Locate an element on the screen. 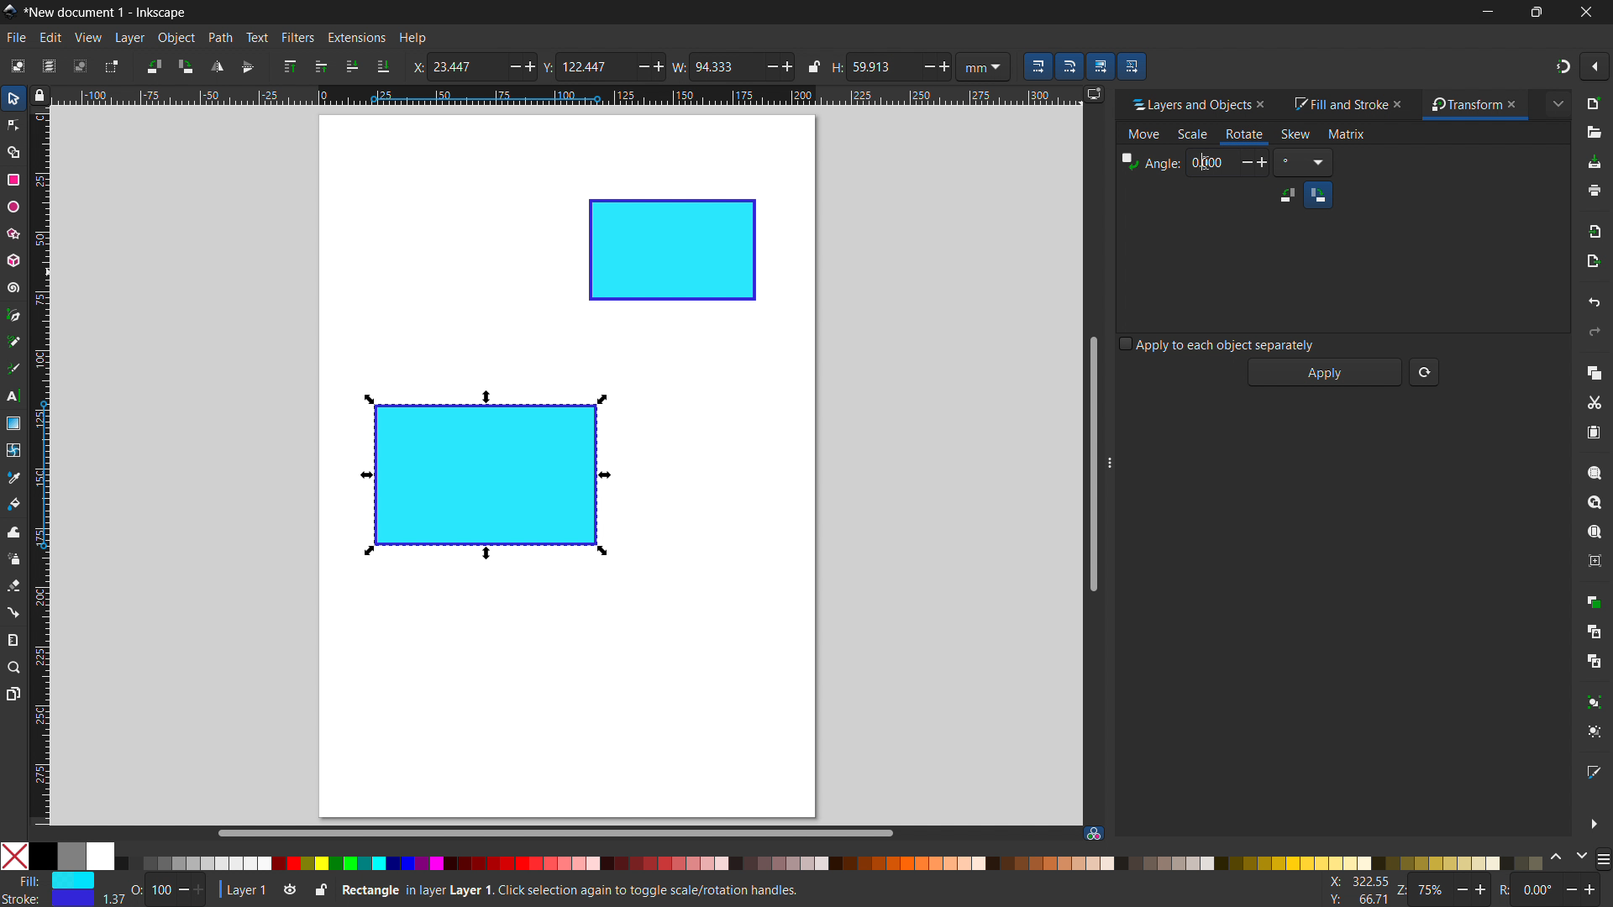 The height and width of the screenshot is (907, 1613). R: 0.00 is located at coordinates (1553, 891).